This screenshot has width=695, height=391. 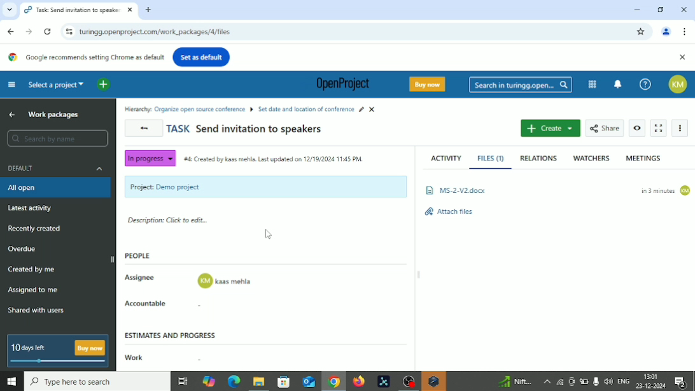 What do you see at coordinates (682, 129) in the screenshot?
I see `More` at bounding box center [682, 129].